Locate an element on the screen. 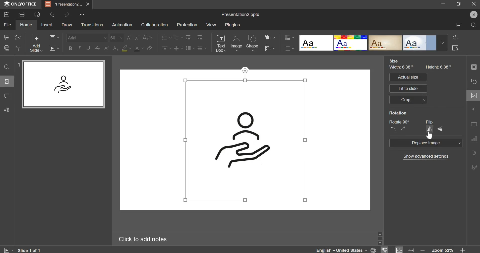 The height and width of the screenshot is (253, 480). spelling is located at coordinates (384, 250).